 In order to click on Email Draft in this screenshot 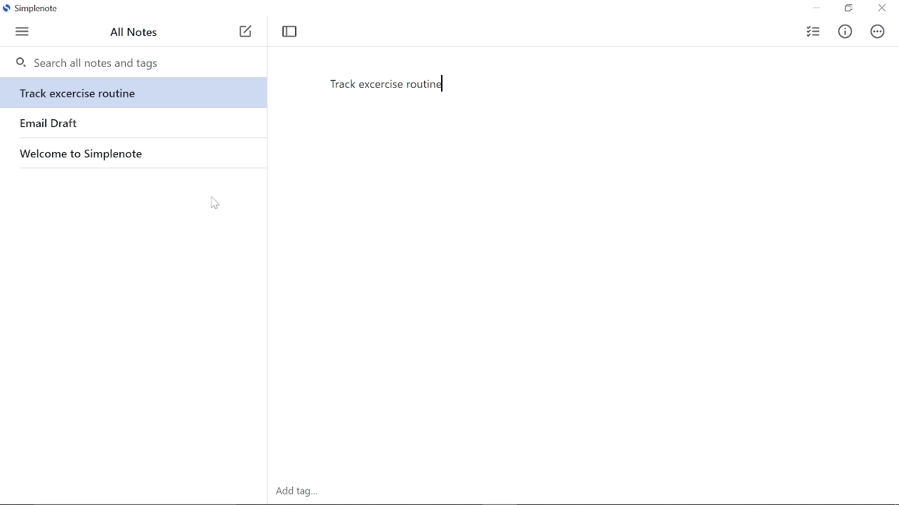, I will do `click(49, 124)`.